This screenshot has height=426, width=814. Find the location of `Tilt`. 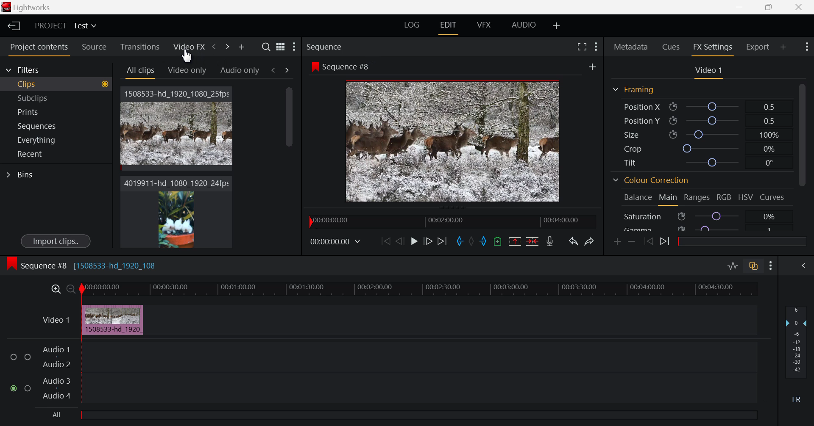

Tilt is located at coordinates (702, 162).